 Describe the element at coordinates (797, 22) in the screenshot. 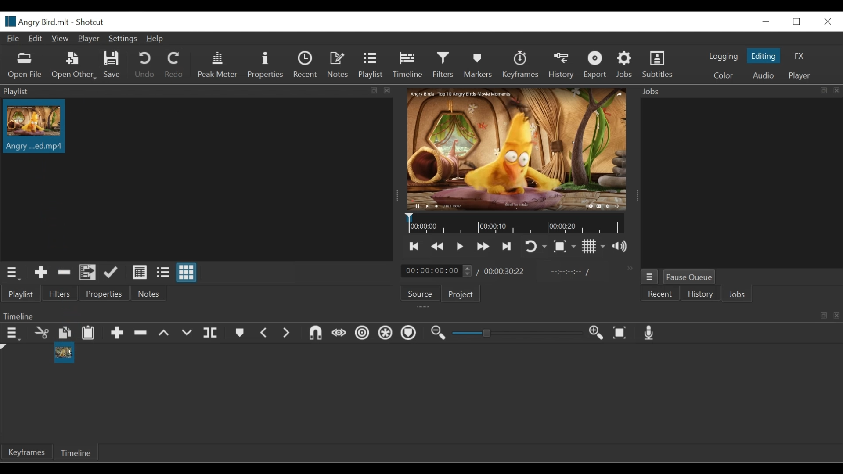

I see `Restore` at that location.